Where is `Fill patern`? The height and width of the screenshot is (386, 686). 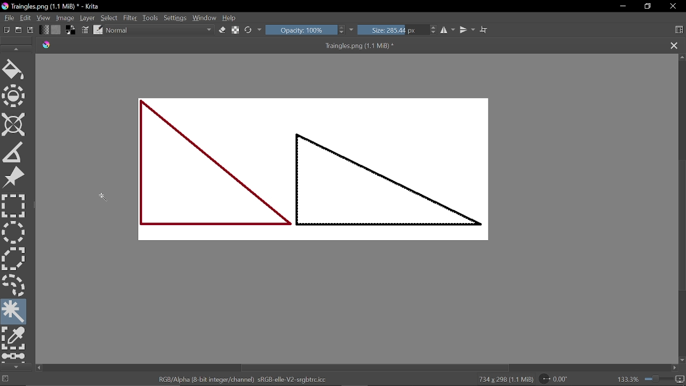 Fill patern is located at coordinates (56, 30).